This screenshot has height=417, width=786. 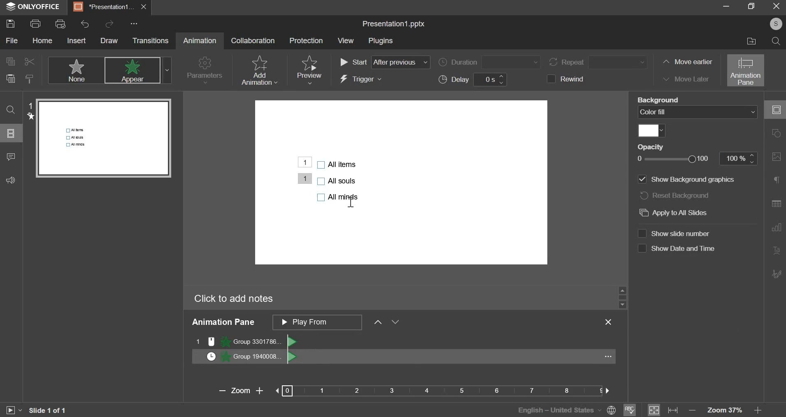 I want to click on spelling, so click(x=630, y=409).